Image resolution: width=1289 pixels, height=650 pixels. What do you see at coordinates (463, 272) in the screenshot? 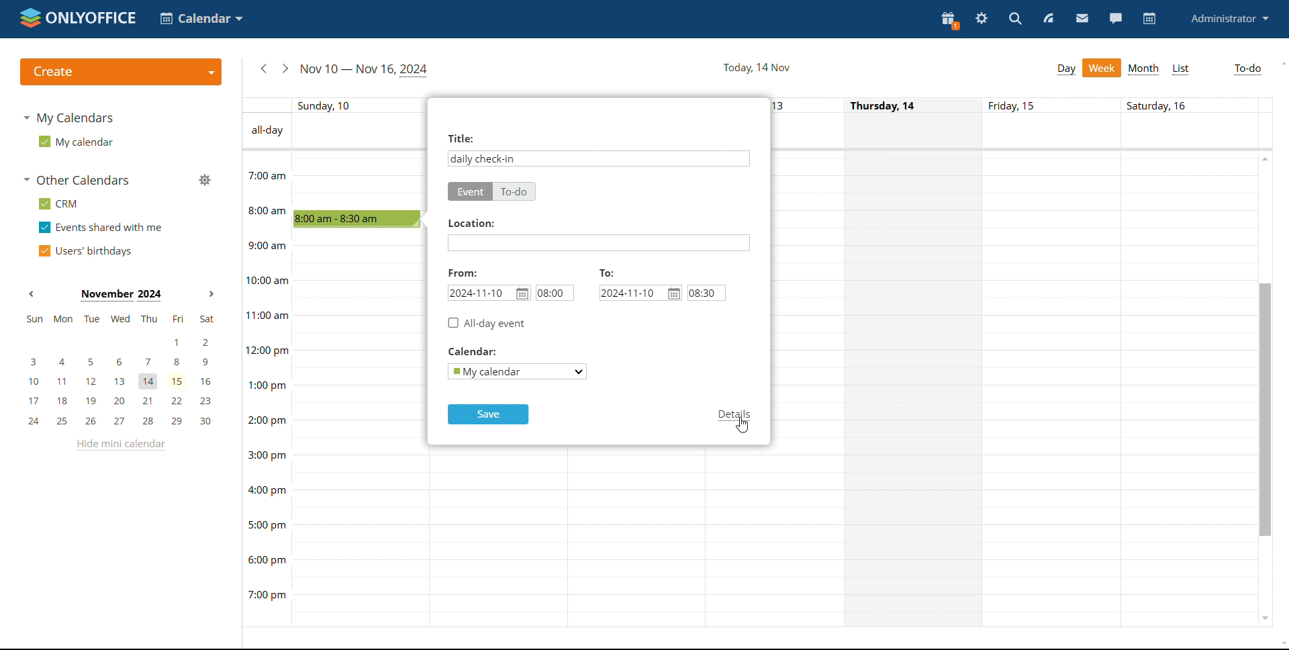
I see `from:` at bounding box center [463, 272].